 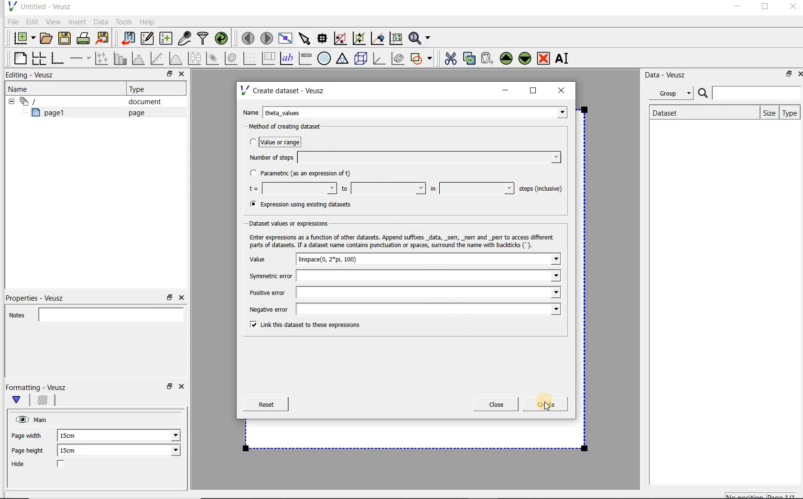 What do you see at coordinates (57, 59) in the screenshot?
I see `base graph` at bounding box center [57, 59].